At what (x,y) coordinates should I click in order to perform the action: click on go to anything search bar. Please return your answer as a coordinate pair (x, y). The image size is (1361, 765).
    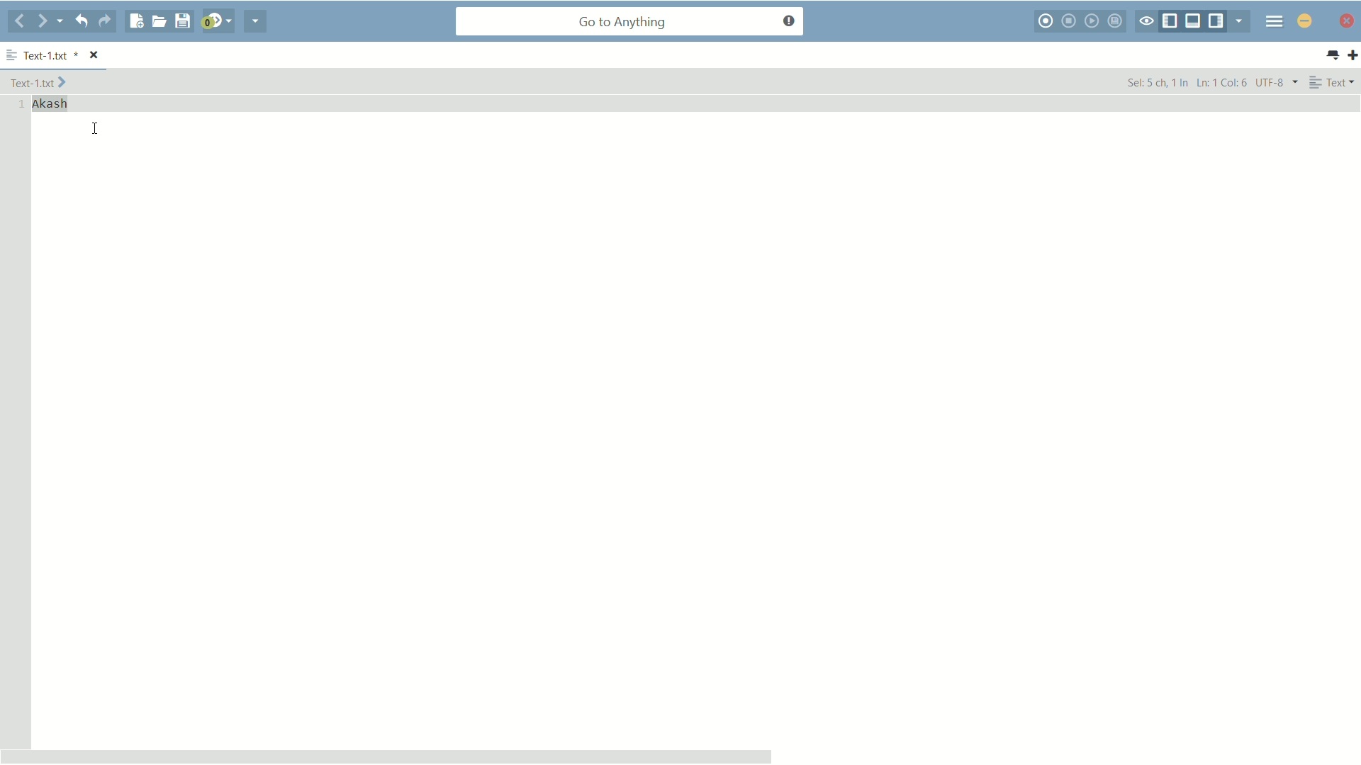
    Looking at the image, I should click on (630, 23).